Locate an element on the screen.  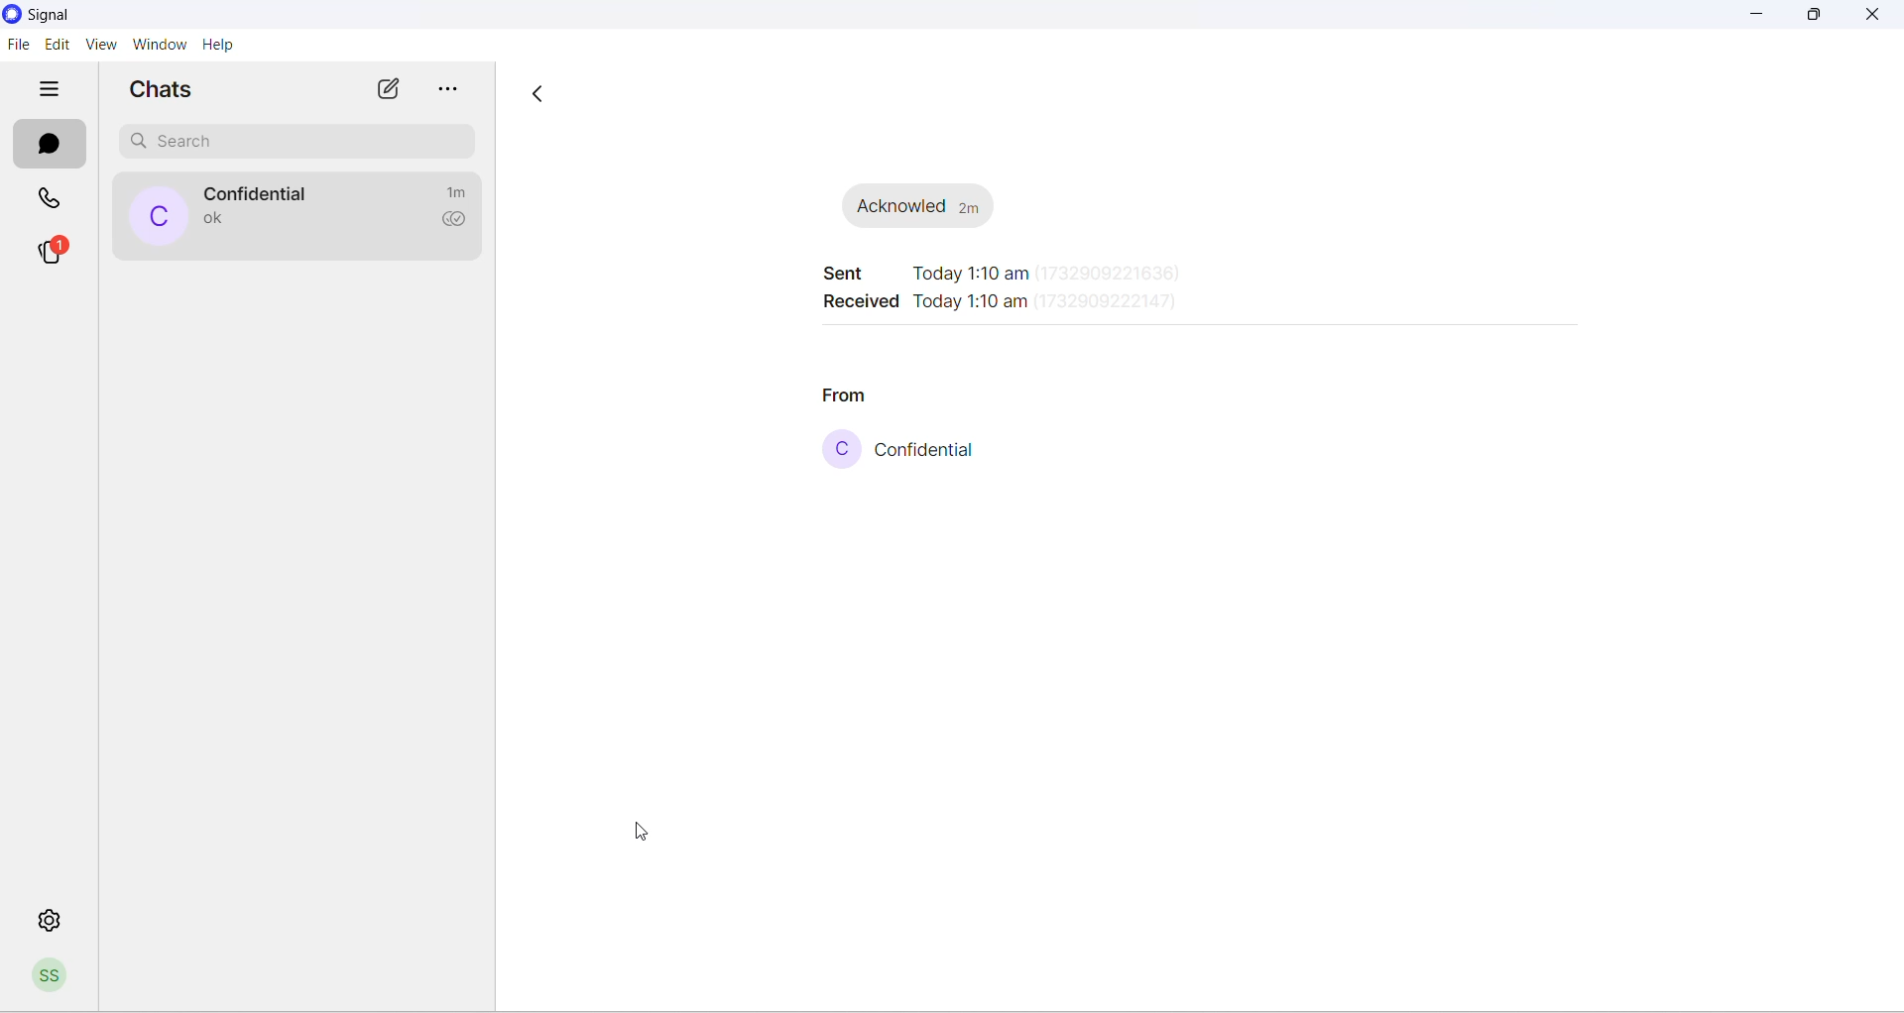
sent timing heading is located at coordinates (848, 274).